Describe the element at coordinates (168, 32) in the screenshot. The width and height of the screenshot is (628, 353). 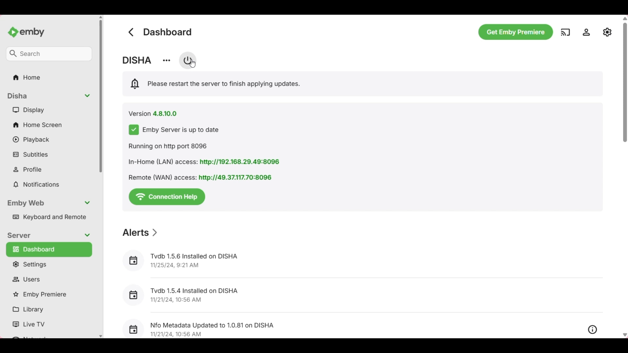
I see `Title of current page ` at that location.